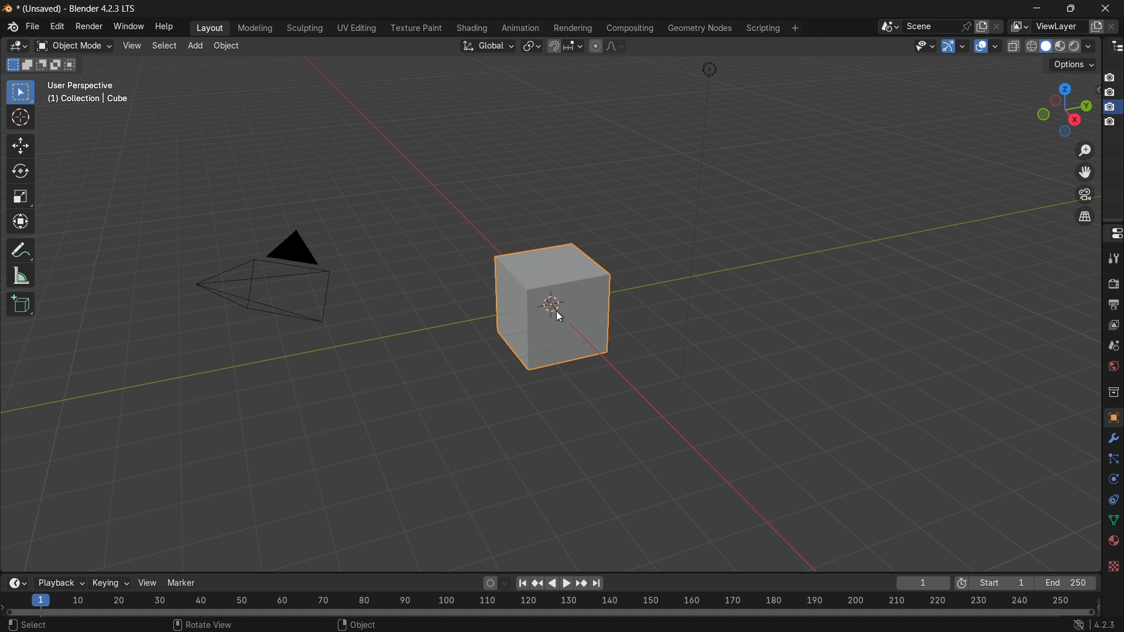 The image size is (1124, 632). What do you see at coordinates (20, 221) in the screenshot?
I see `transform` at bounding box center [20, 221].